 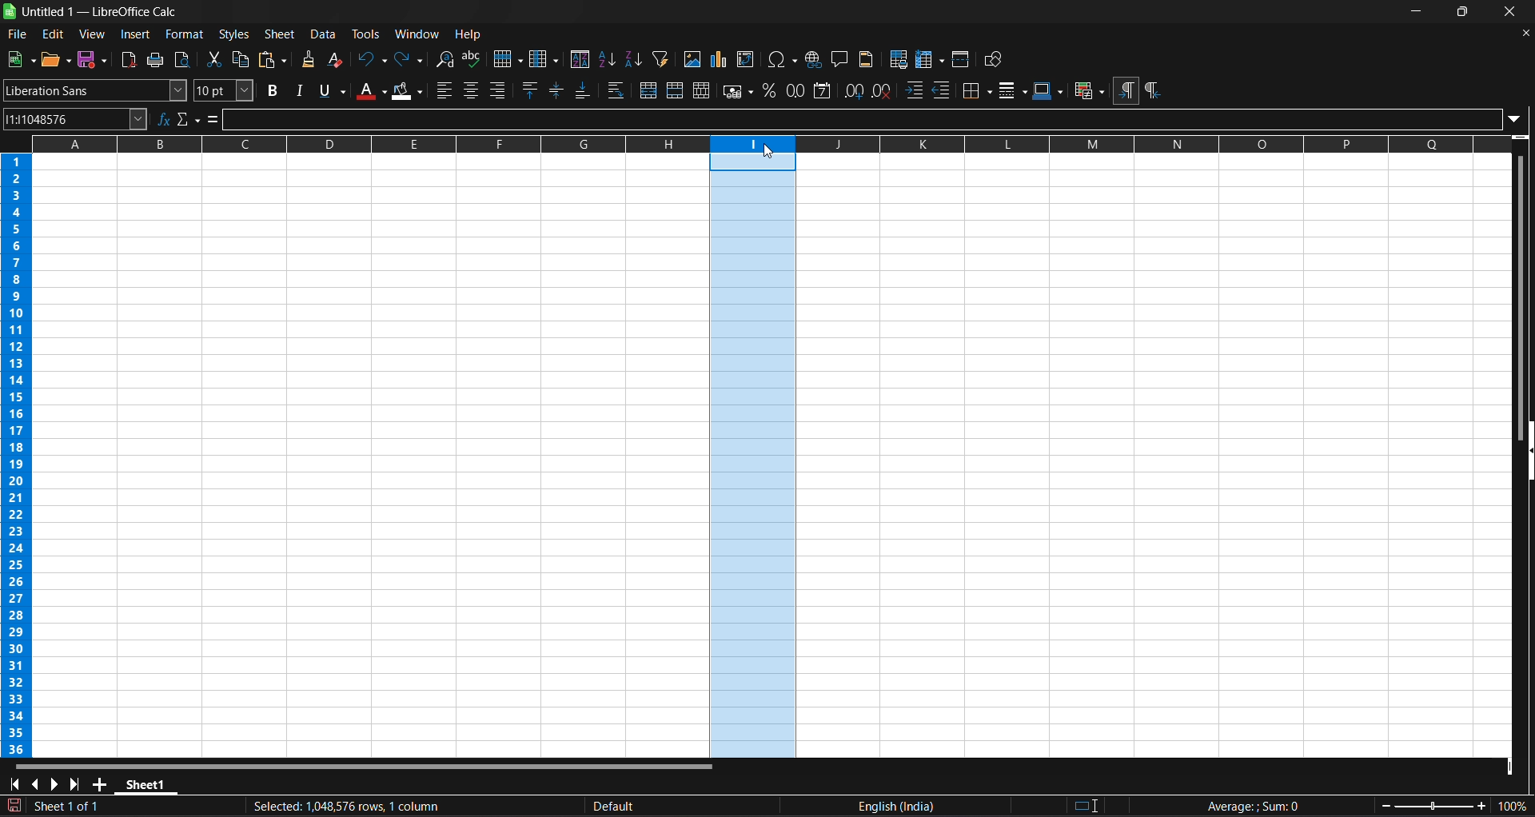 What do you see at coordinates (300, 91) in the screenshot?
I see `italic` at bounding box center [300, 91].